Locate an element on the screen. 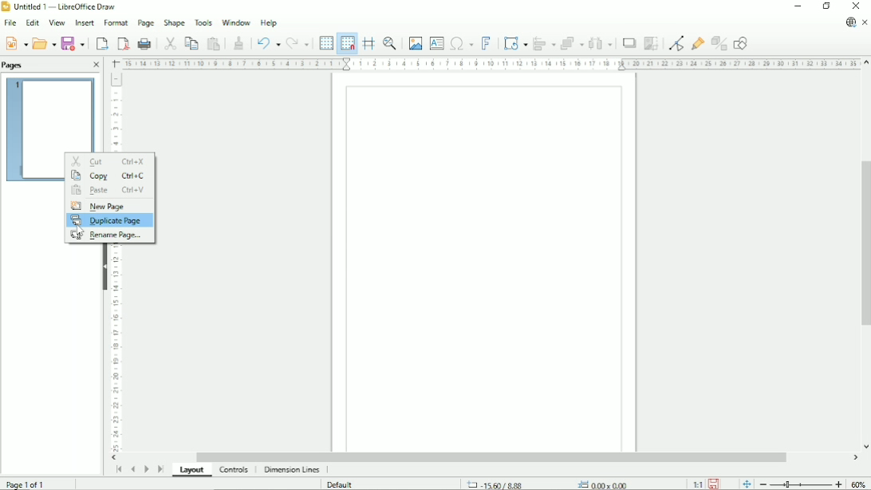 The image size is (871, 490). Crop image is located at coordinates (651, 43).